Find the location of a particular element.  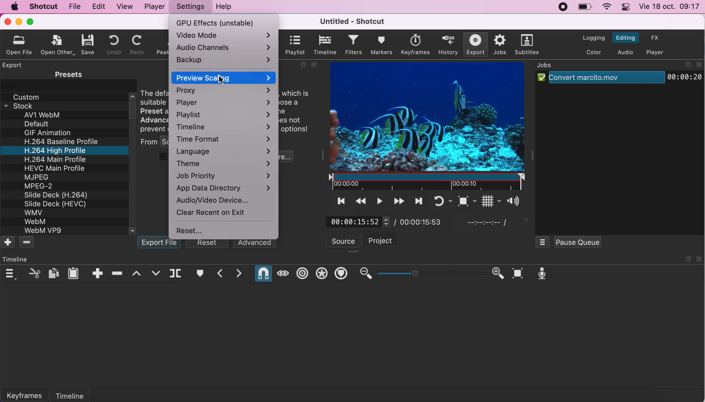

H 264 Main Profile is located at coordinates (53, 159).